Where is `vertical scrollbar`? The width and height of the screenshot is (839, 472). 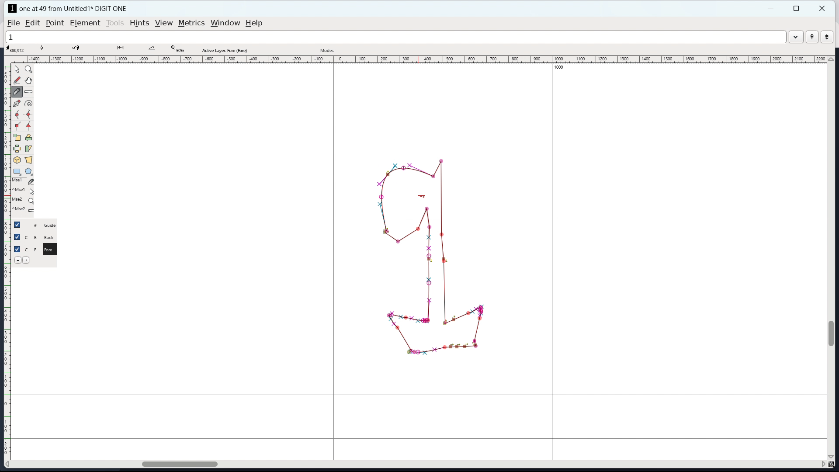 vertical scrollbar is located at coordinates (832, 333).